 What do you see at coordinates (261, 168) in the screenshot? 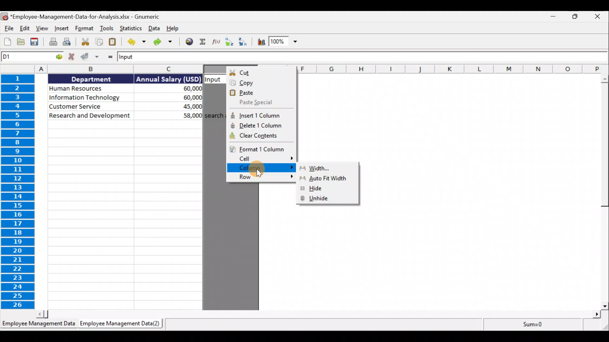
I see `Column` at bounding box center [261, 168].